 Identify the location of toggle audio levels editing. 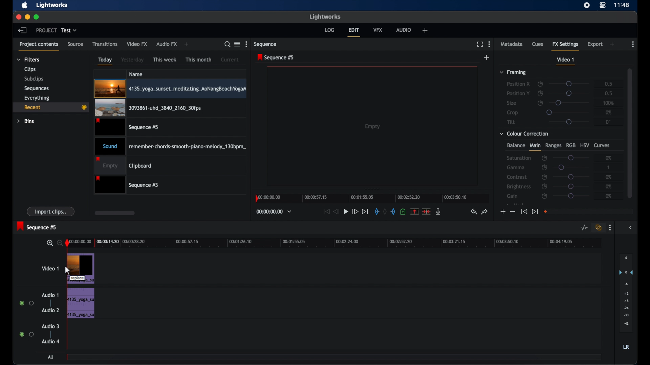
(583, 227).